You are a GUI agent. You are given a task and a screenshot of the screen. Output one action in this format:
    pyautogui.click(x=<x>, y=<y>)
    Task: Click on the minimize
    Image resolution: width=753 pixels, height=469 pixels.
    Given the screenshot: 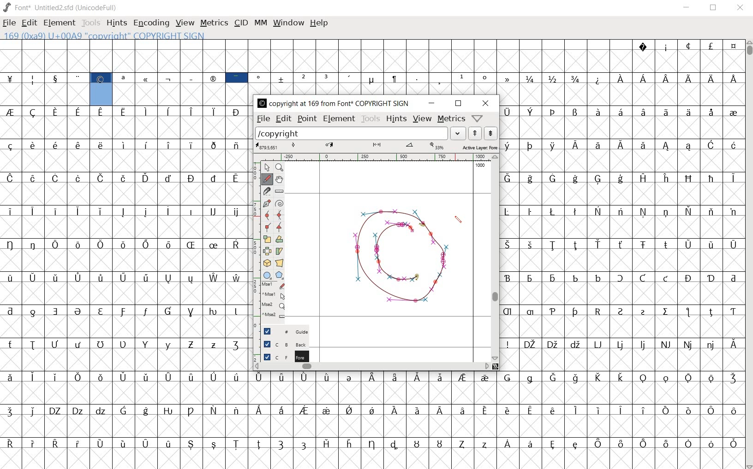 What is the action you would take?
    pyautogui.click(x=687, y=7)
    